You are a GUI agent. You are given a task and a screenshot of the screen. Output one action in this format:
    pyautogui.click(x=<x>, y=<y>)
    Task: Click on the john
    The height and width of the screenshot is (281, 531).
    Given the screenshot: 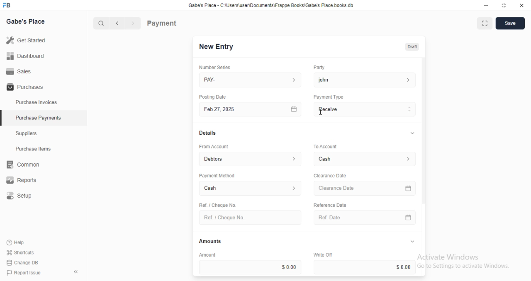 What is the action you would take?
    pyautogui.click(x=365, y=80)
    